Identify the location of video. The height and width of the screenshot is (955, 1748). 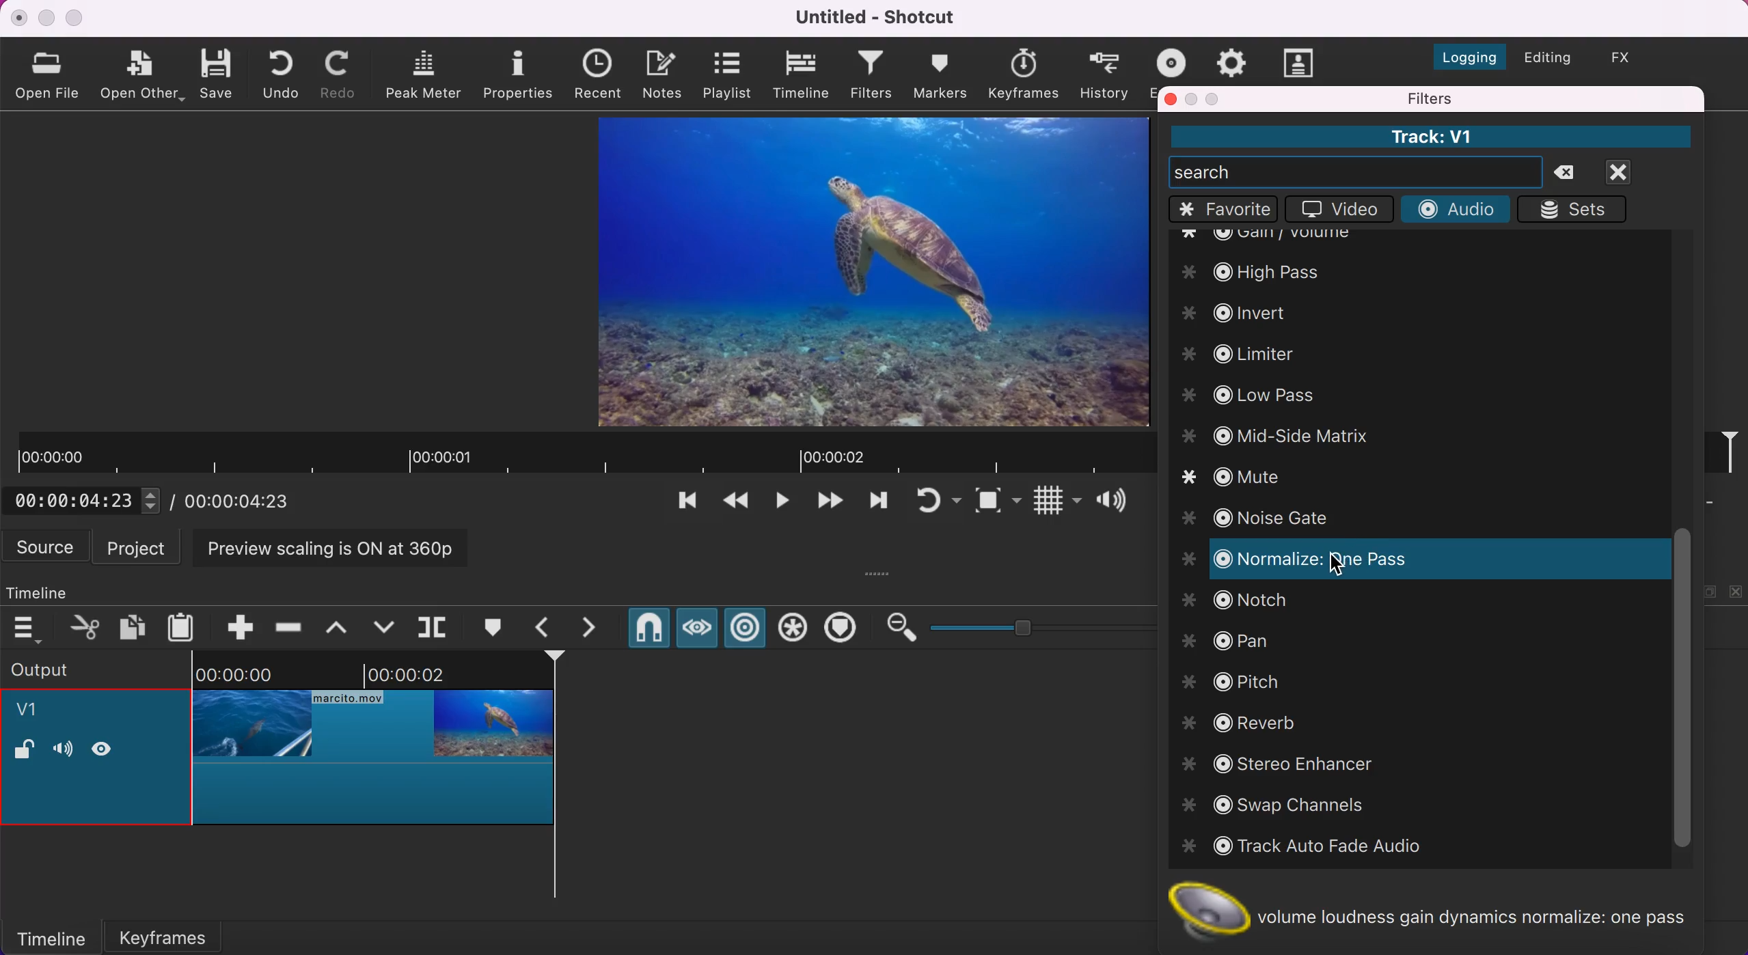
(1336, 210).